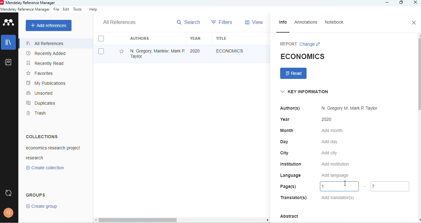  Describe the element at coordinates (306, 22) in the screenshot. I see `annotaions` at that location.